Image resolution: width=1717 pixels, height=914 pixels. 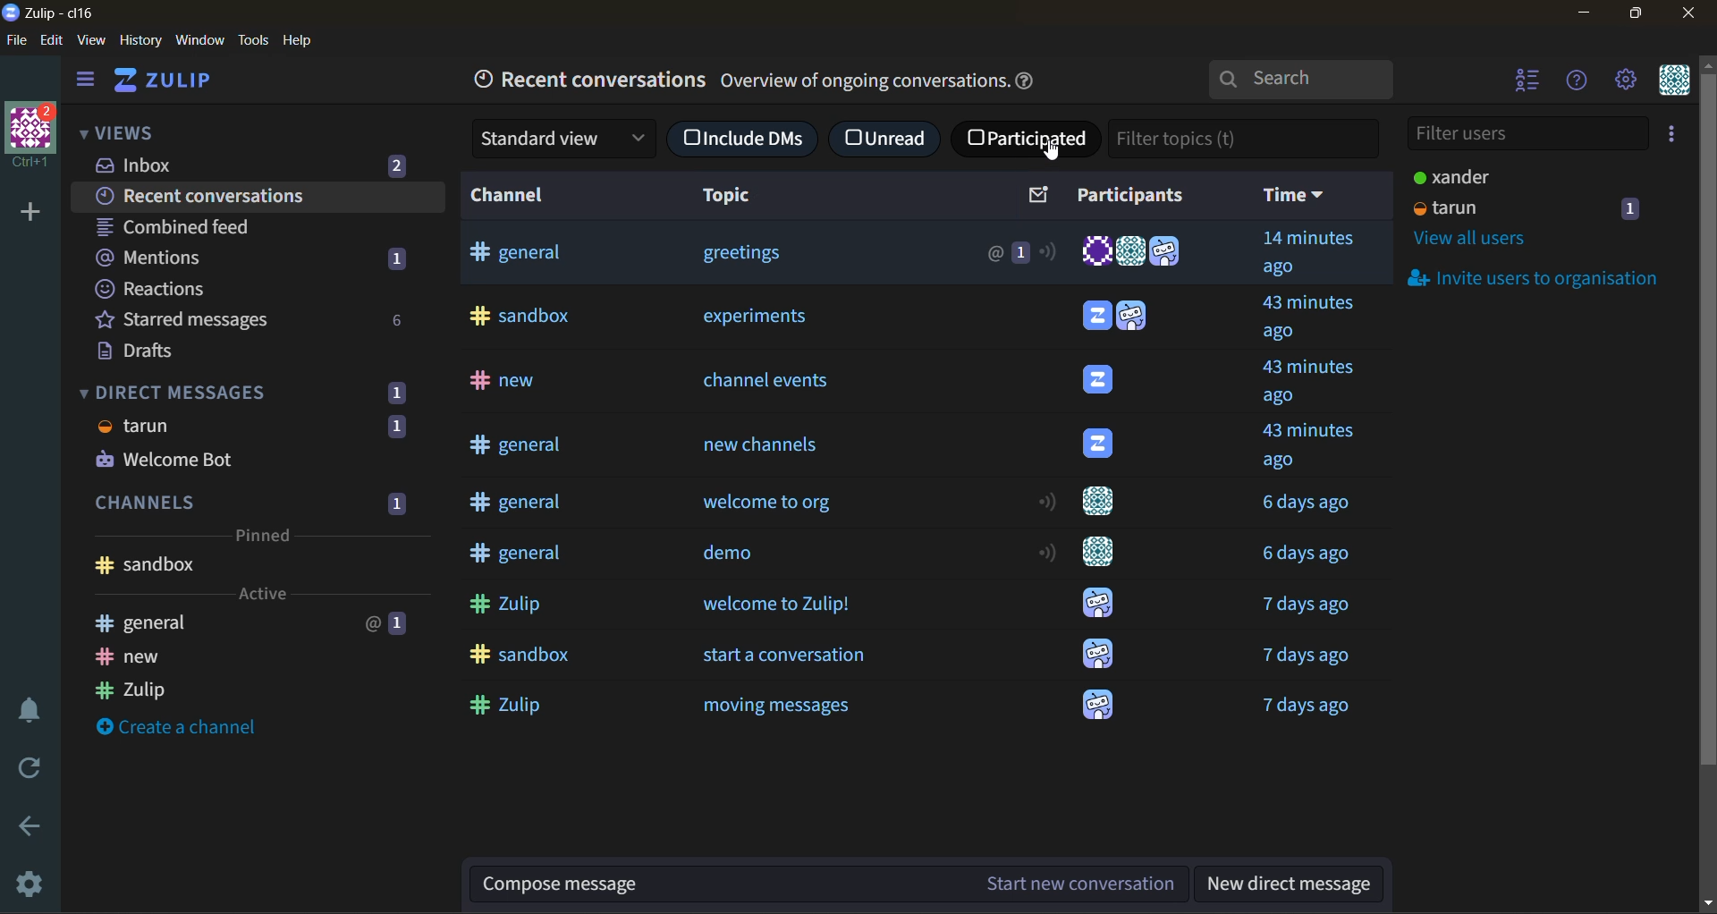 What do you see at coordinates (137, 132) in the screenshot?
I see `views` at bounding box center [137, 132].